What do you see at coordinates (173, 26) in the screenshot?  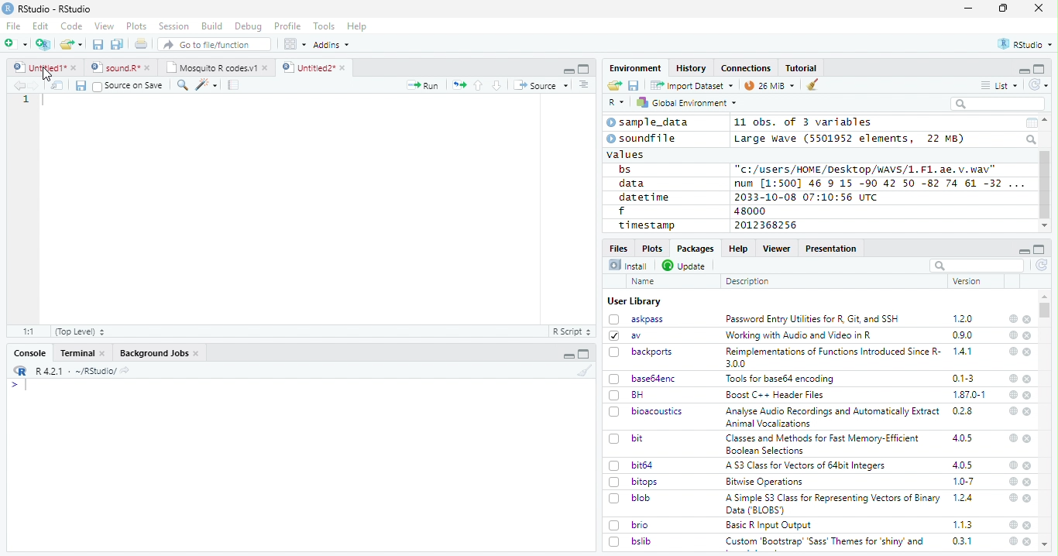 I see `Session` at bounding box center [173, 26].